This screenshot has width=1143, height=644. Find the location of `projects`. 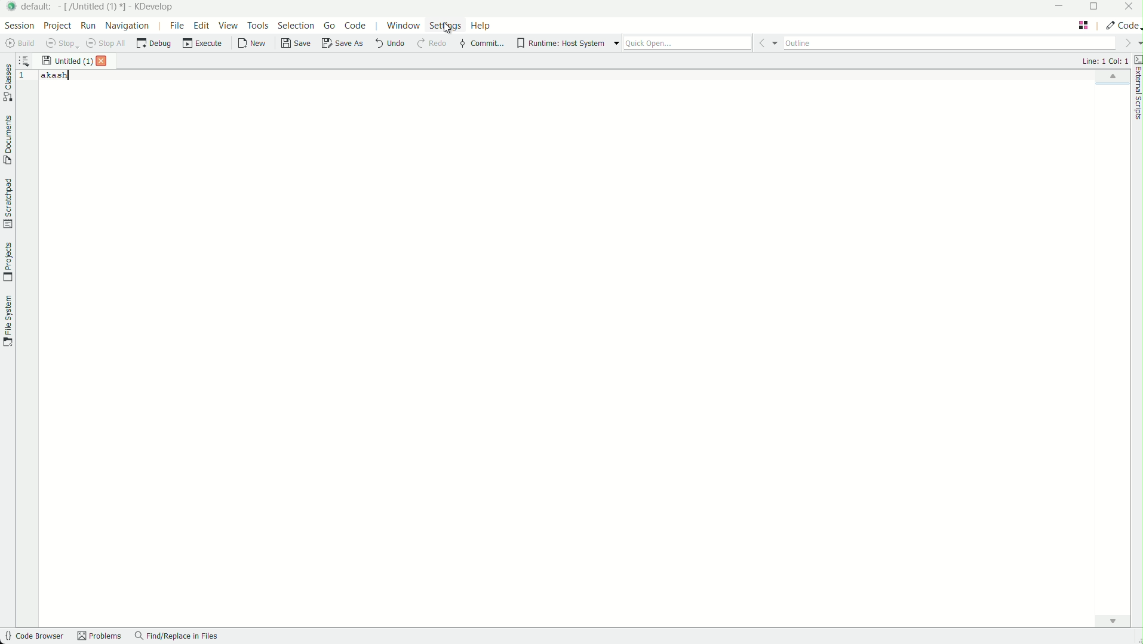

projects is located at coordinates (7, 262).